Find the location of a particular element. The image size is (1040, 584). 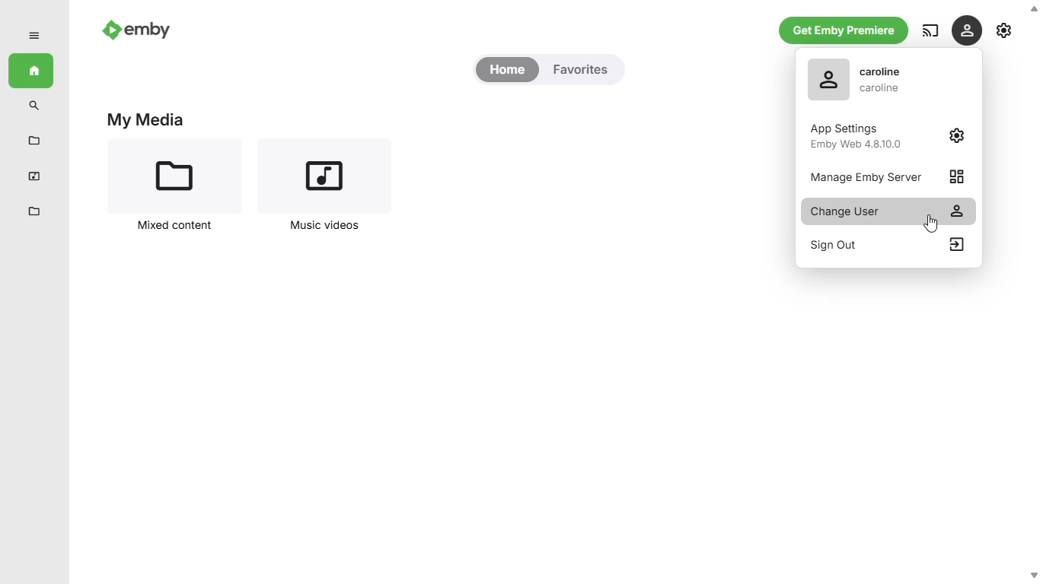

my media is located at coordinates (146, 119).